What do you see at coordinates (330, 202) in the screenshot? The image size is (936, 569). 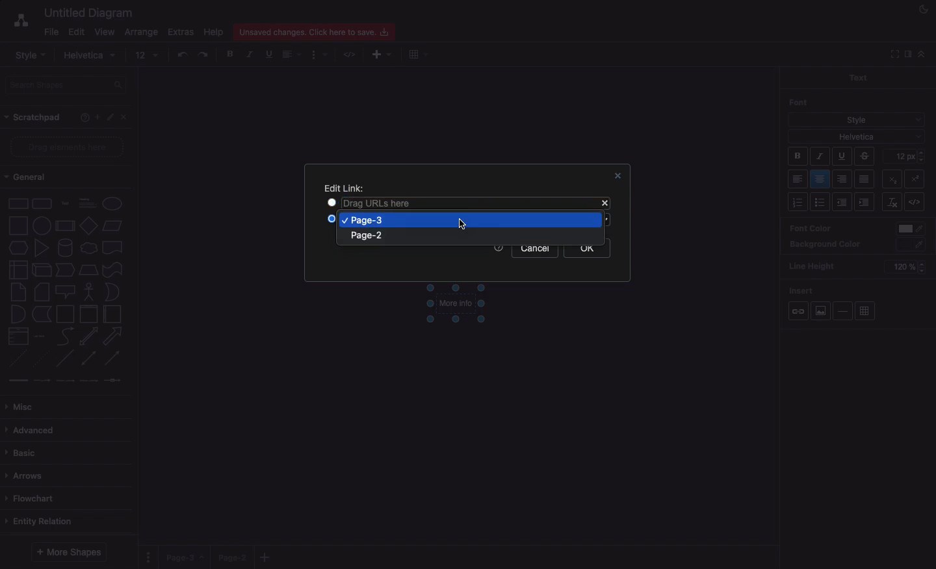 I see `checkbox` at bounding box center [330, 202].